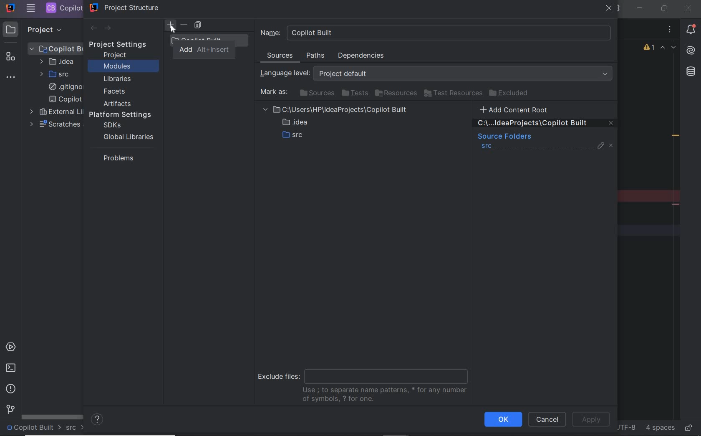  What do you see at coordinates (173, 29) in the screenshot?
I see `cursor` at bounding box center [173, 29].